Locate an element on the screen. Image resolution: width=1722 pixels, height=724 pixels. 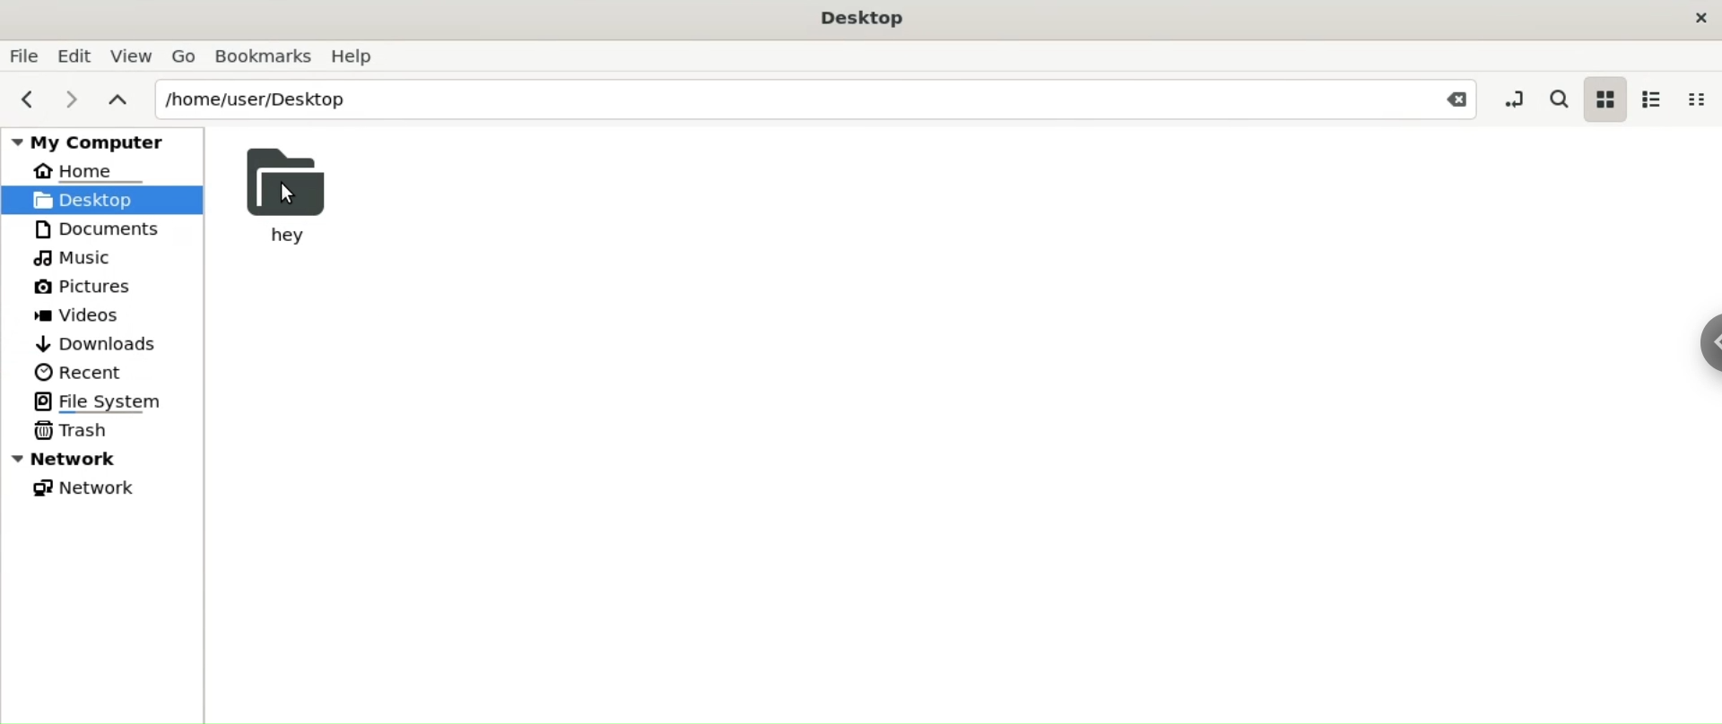
Go  is located at coordinates (187, 57).